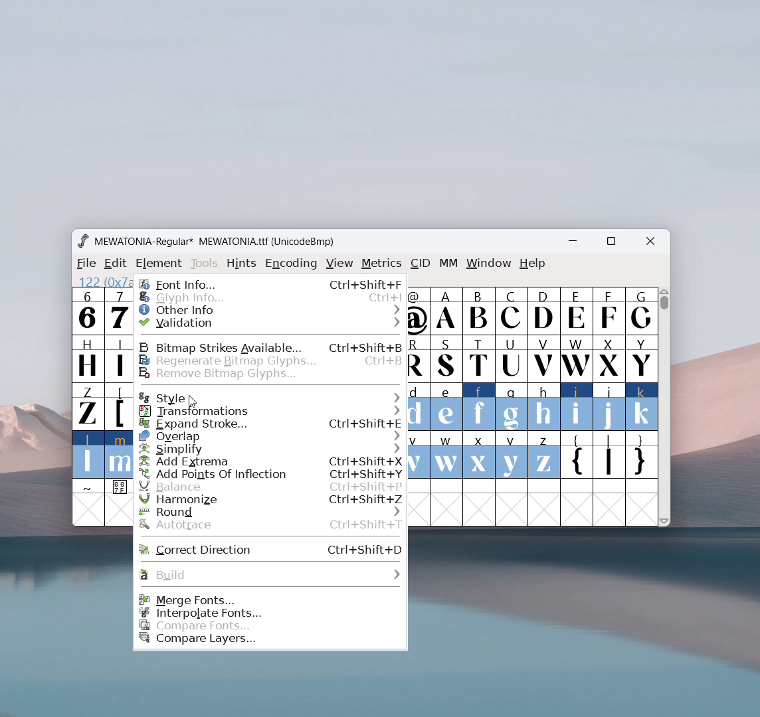  Describe the element at coordinates (270, 486) in the screenshot. I see `balance` at that location.